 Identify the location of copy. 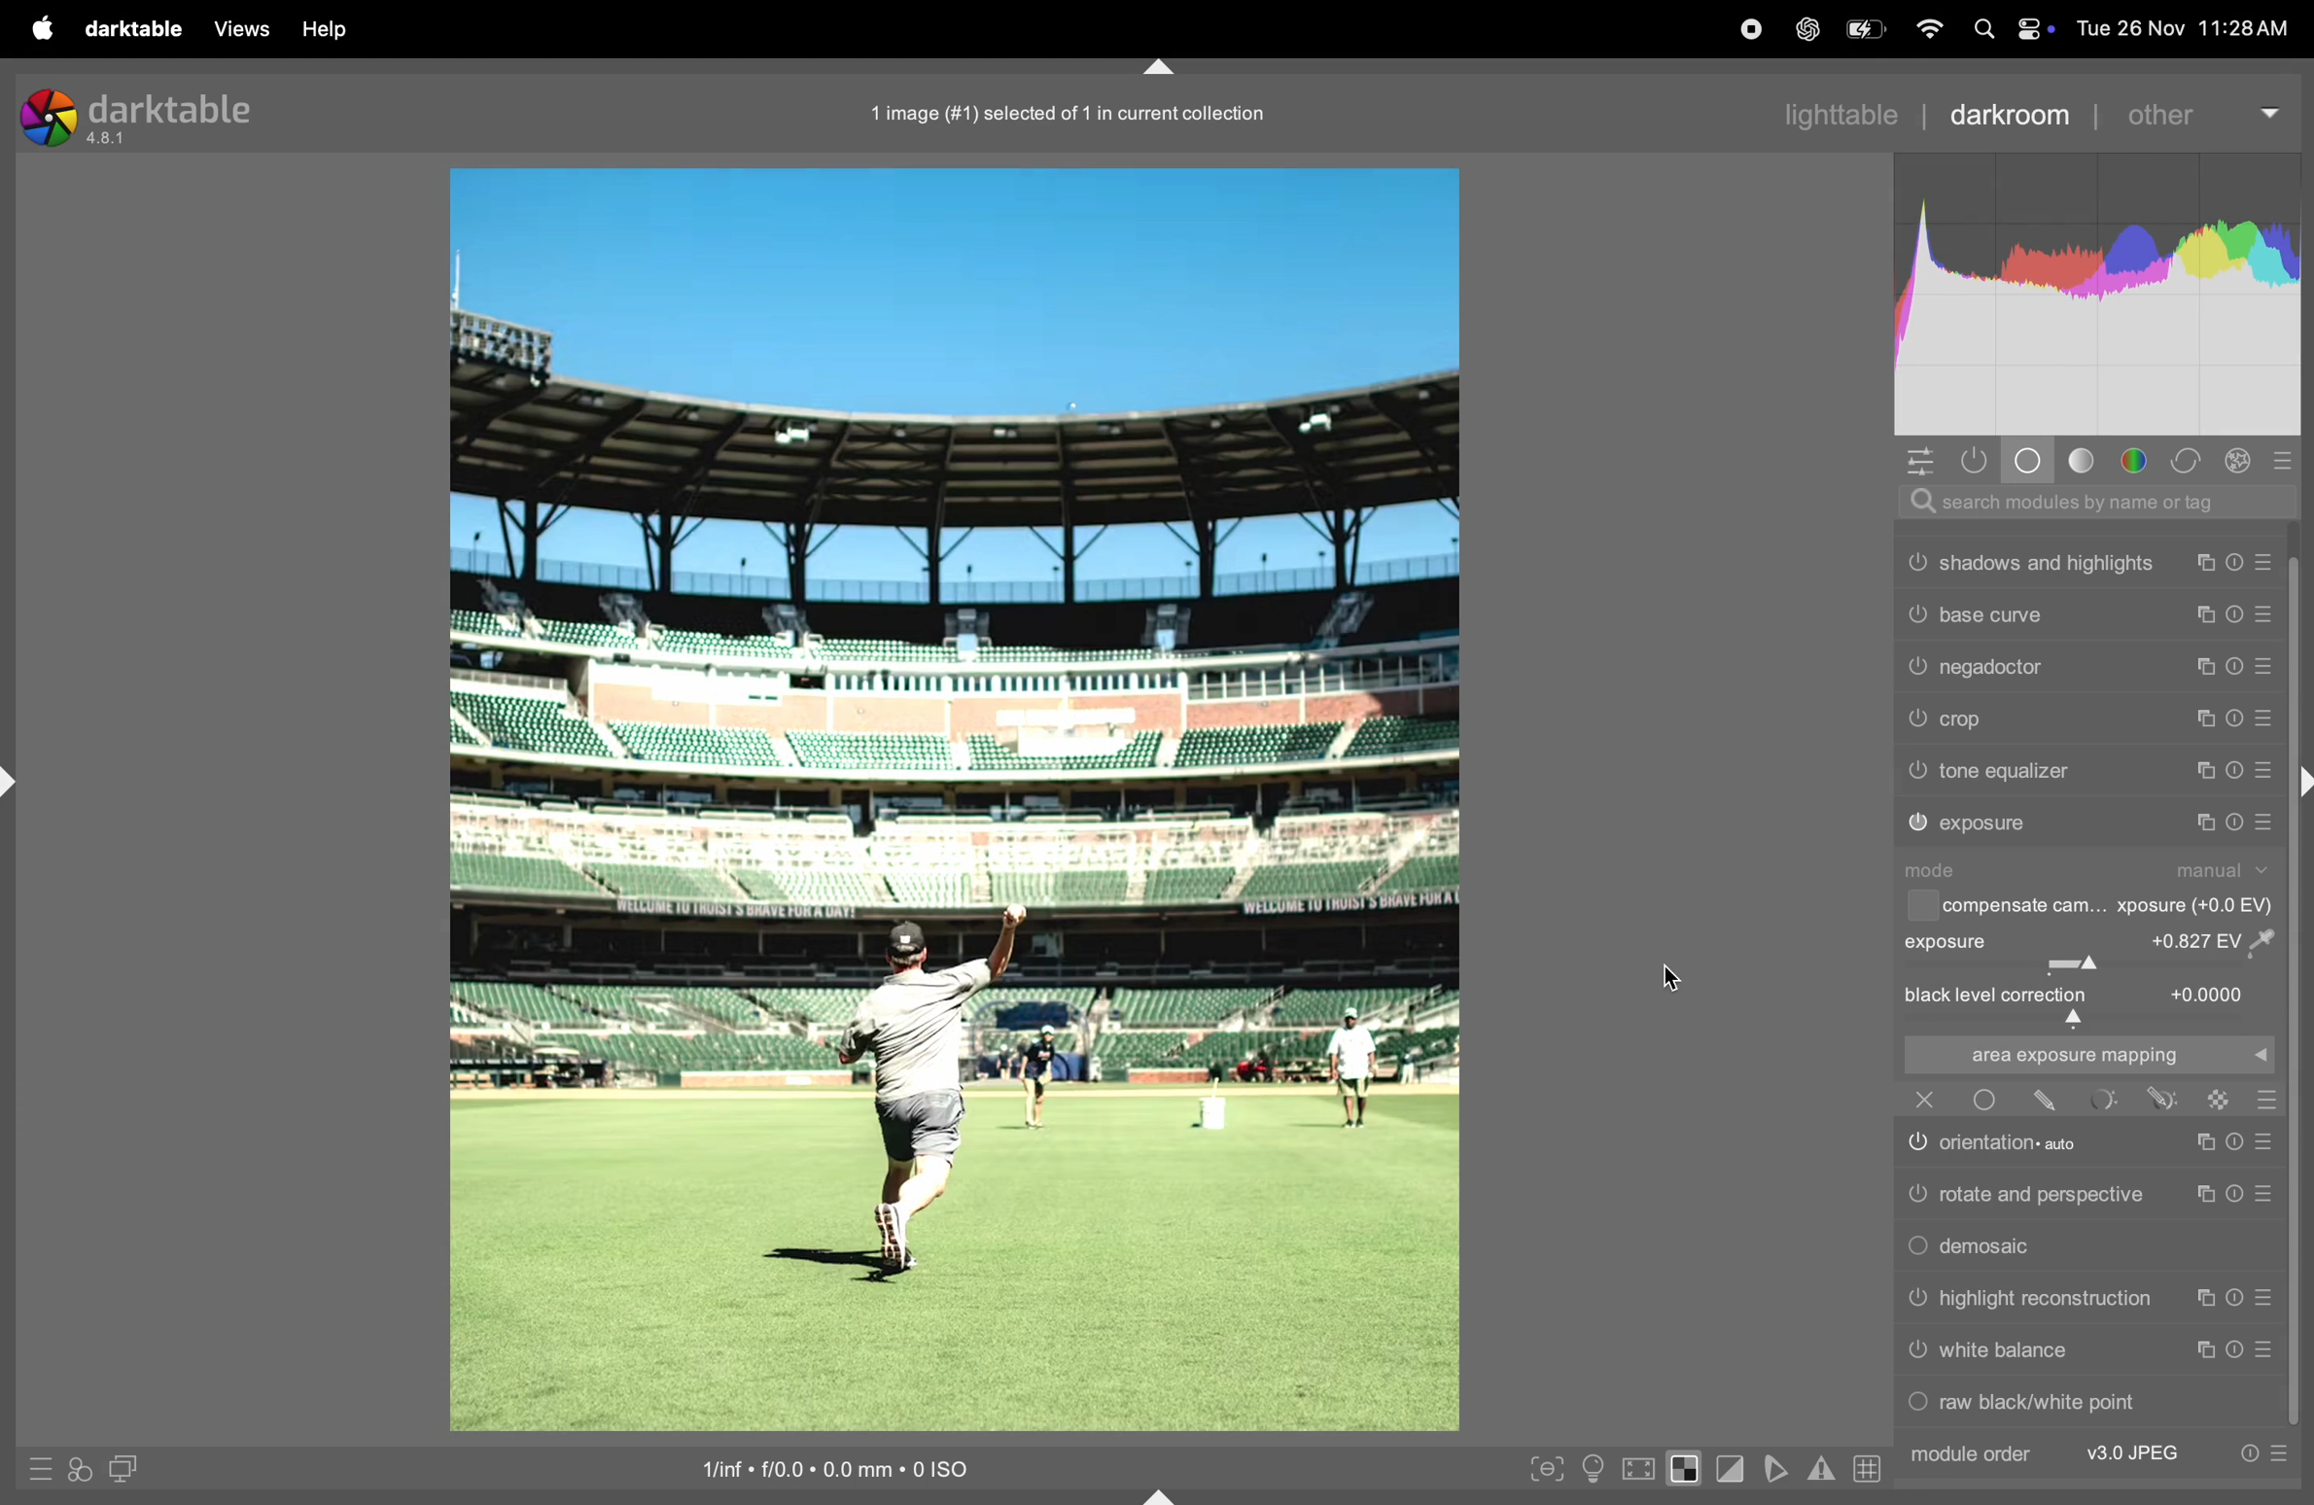
(2206, 563).